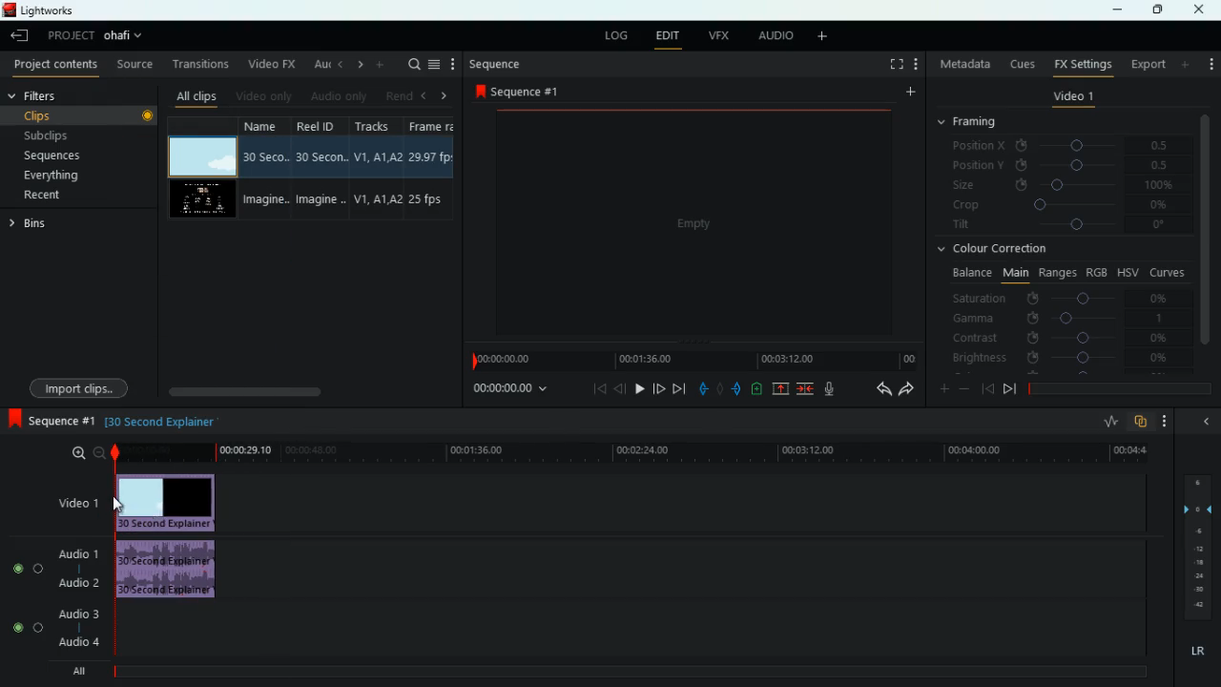  I want to click on close, so click(1203, 10).